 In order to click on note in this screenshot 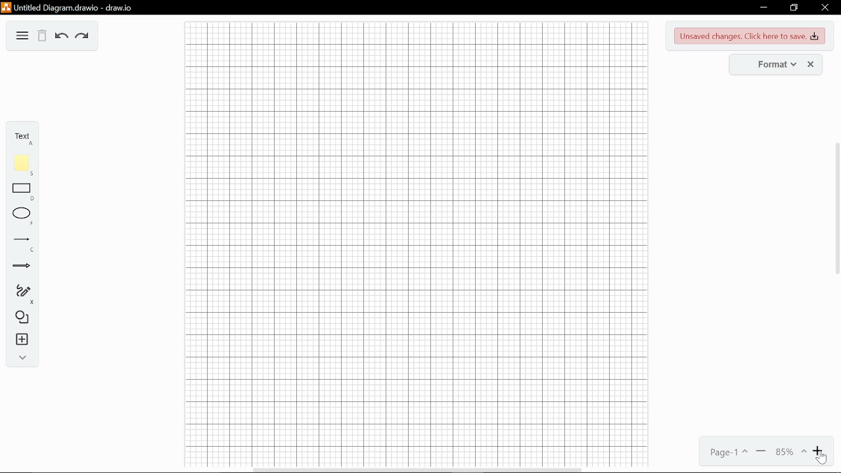, I will do `click(19, 167)`.